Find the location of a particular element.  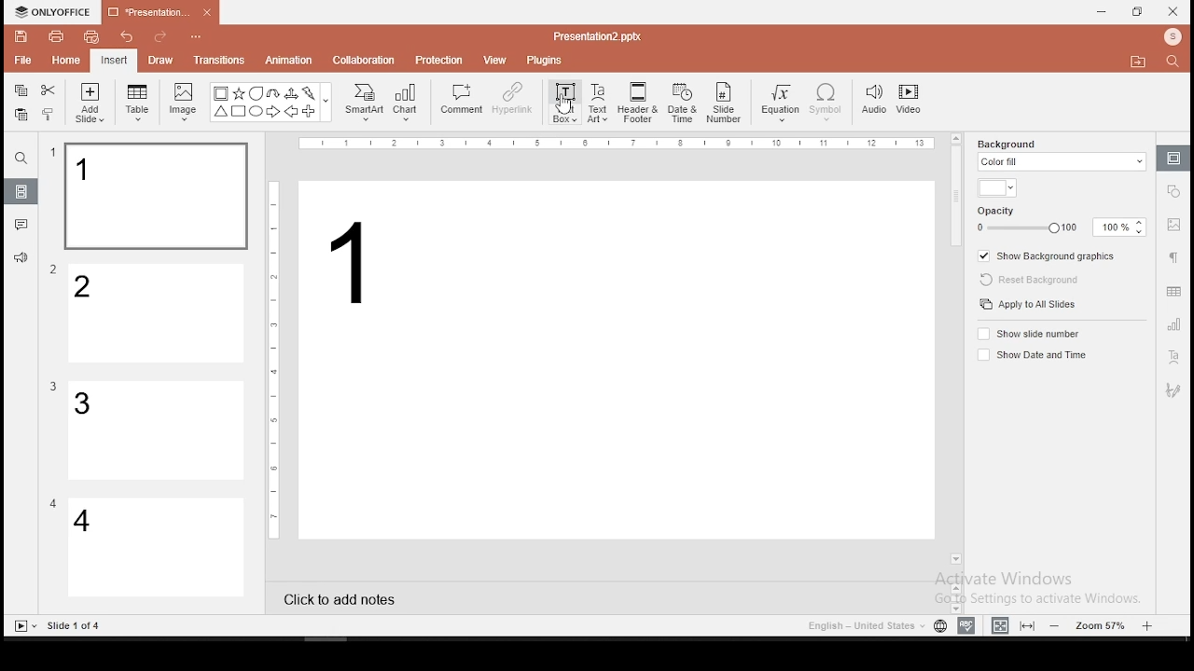

icon is located at coordinates (56, 12).